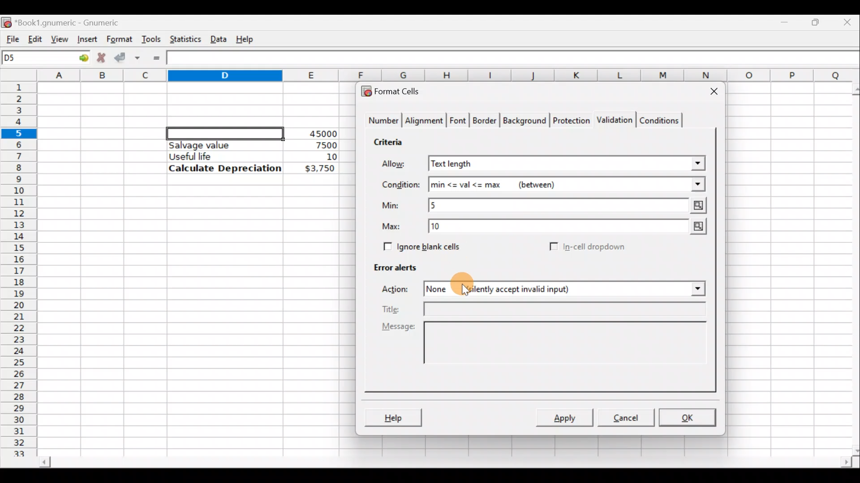  What do you see at coordinates (218, 37) in the screenshot?
I see `Data` at bounding box center [218, 37].